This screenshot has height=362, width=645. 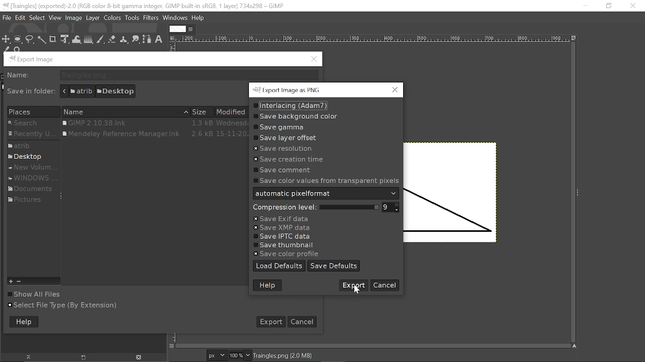 What do you see at coordinates (6, 49) in the screenshot?
I see `Color picker tool` at bounding box center [6, 49].